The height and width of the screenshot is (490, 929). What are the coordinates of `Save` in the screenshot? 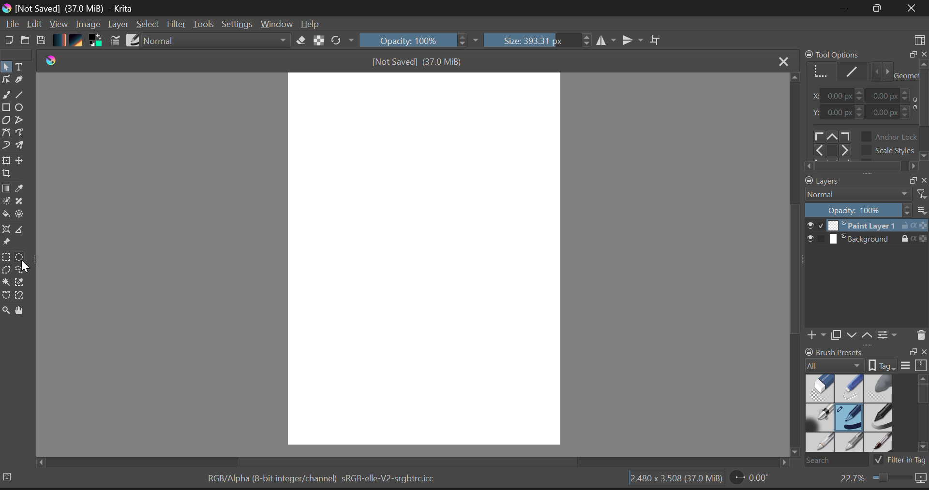 It's located at (43, 41).